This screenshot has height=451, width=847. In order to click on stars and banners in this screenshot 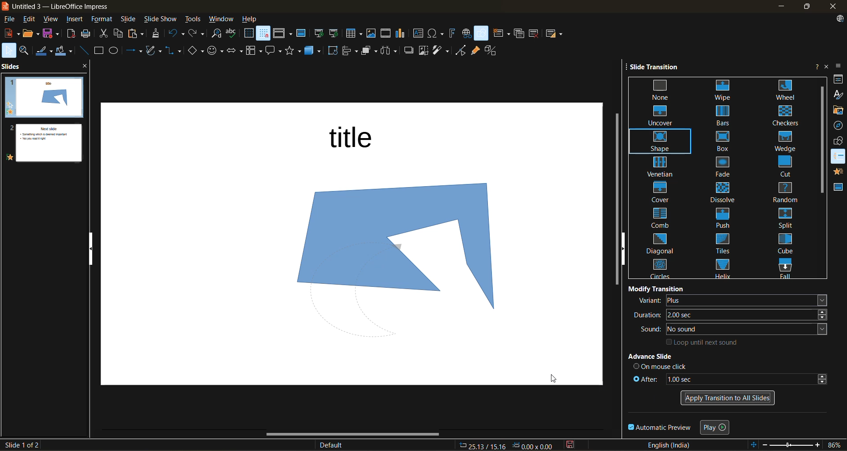, I will do `click(296, 51)`.